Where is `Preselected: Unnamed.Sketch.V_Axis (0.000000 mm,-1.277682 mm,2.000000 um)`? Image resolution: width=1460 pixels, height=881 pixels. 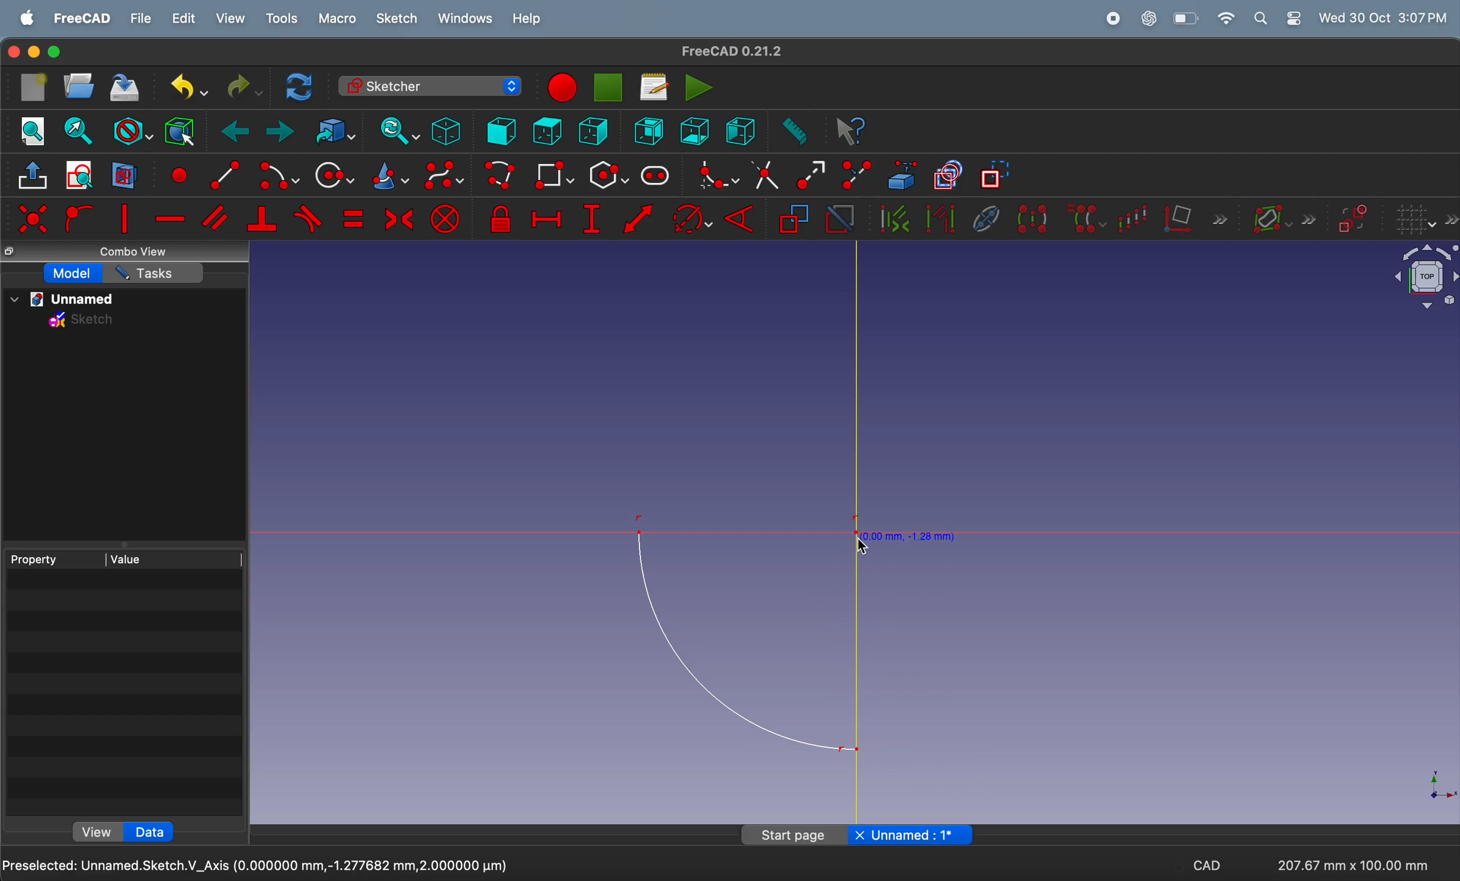 Preselected: Unnamed.Sketch.V_Axis (0.000000 mm,-1.277682 mm,2.000000 um) is located at coordinates (256, 867).